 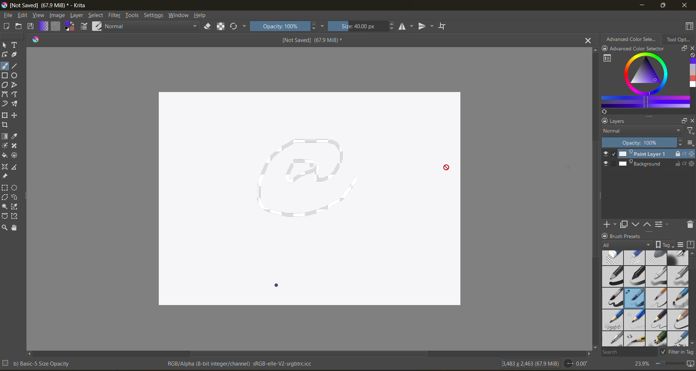 I want to click on set eraser mode, so click(x=208, y=26).